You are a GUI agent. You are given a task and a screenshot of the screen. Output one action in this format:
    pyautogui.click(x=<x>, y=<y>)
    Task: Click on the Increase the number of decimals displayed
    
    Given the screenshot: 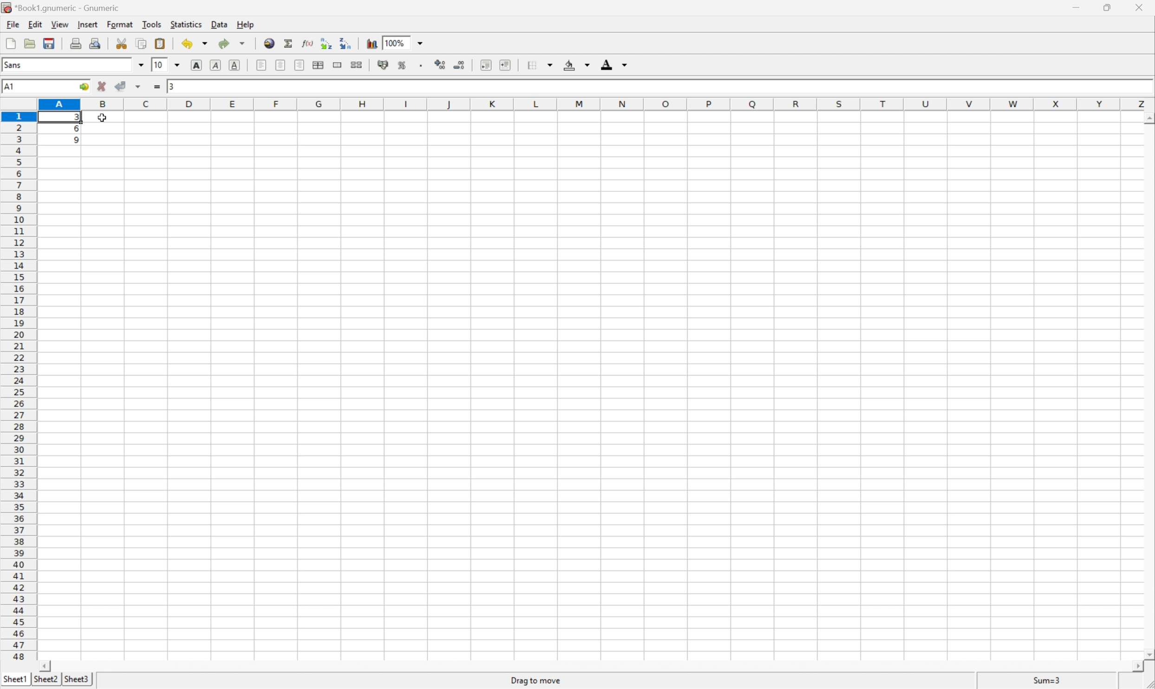 What is the action you would take?
    pyautogui.click(x=441, y=64)
    